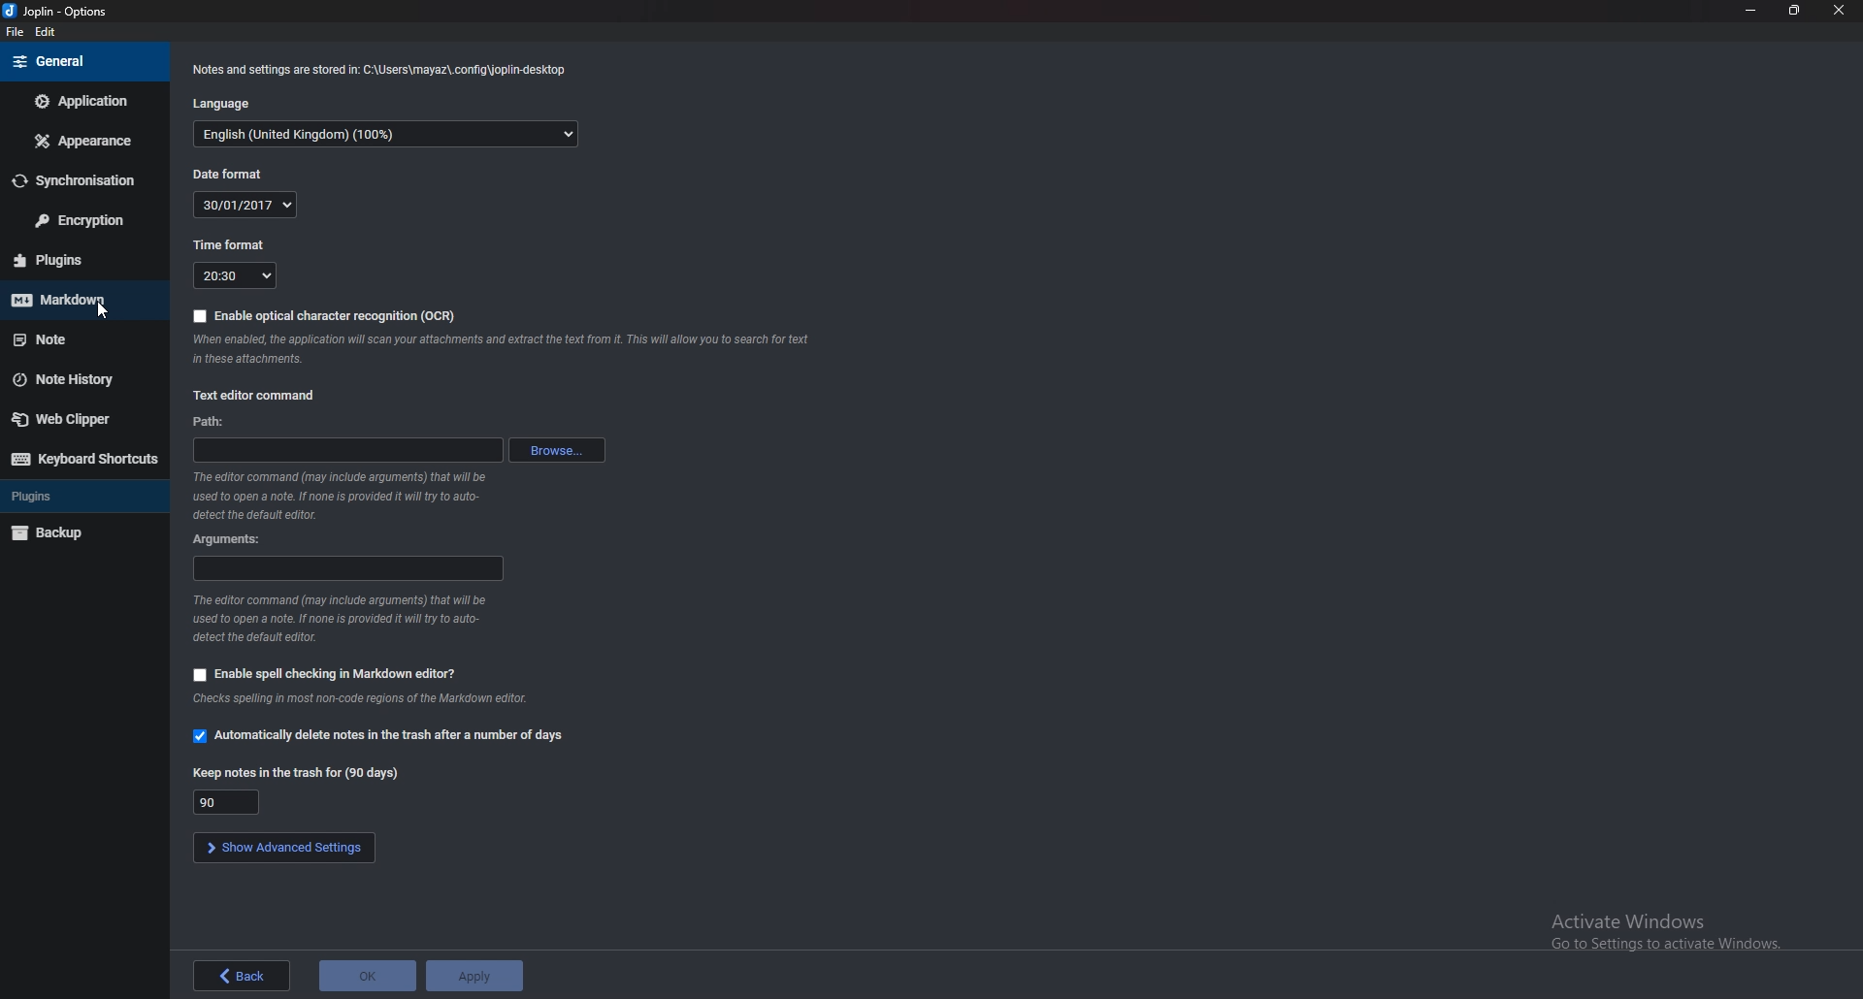 The width and height of the screenshot is (1863, 999). What do you see at coordinates (228, 538) in the screenshot?
I see `arguments` at bounding box center [228, 538].